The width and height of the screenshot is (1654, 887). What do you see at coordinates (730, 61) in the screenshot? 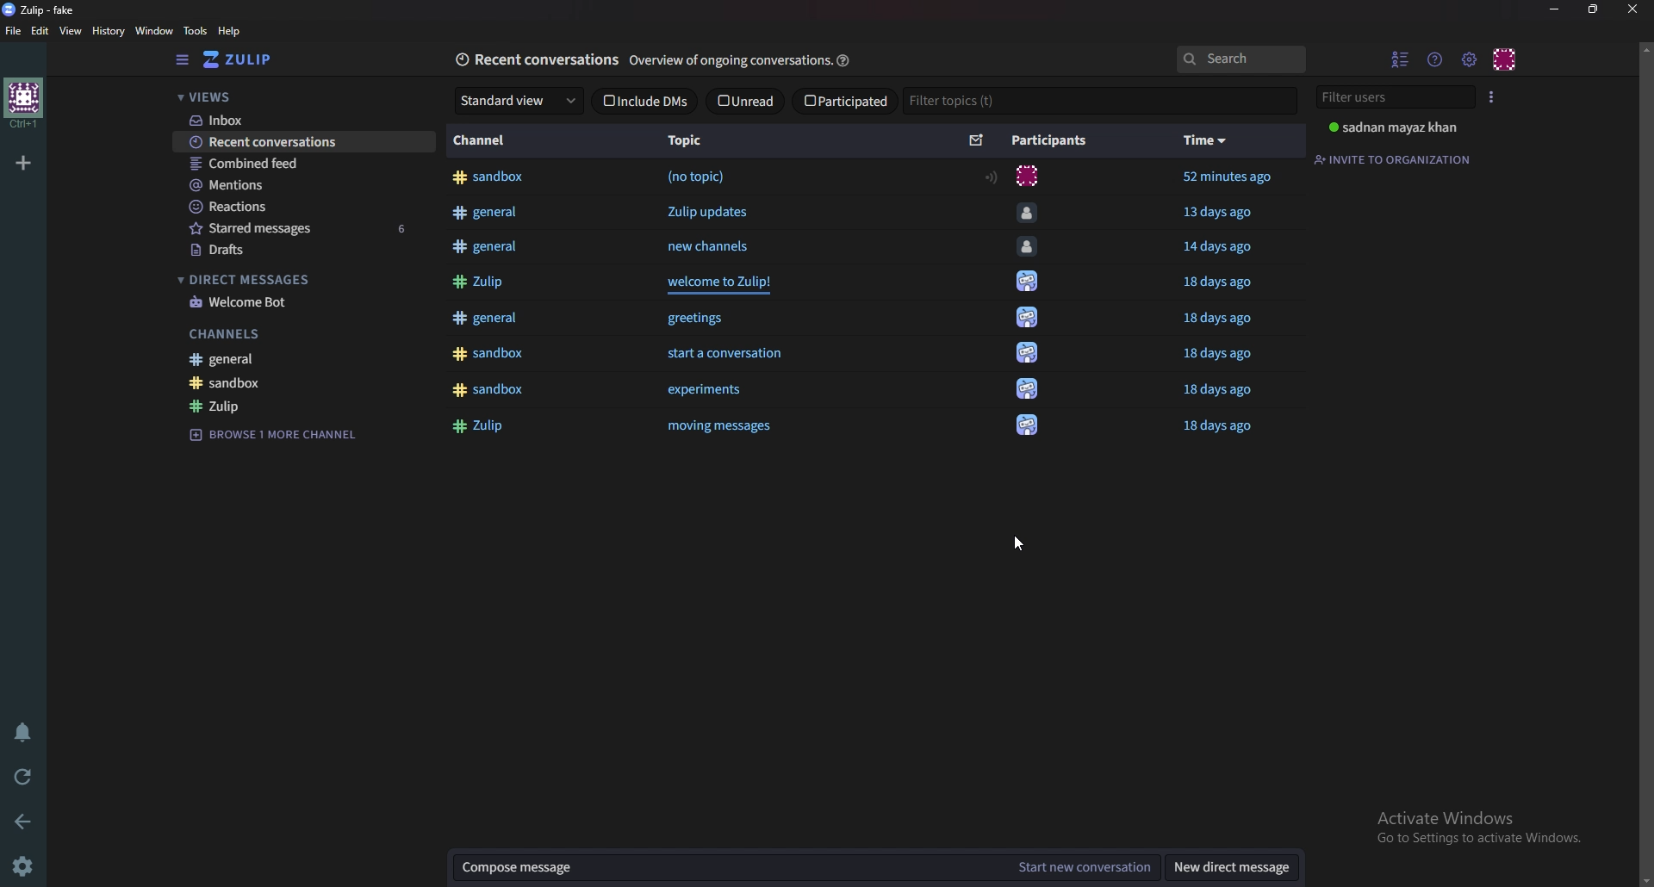
I see `overview of ongoing conversations` at bounding box center [730, 61].